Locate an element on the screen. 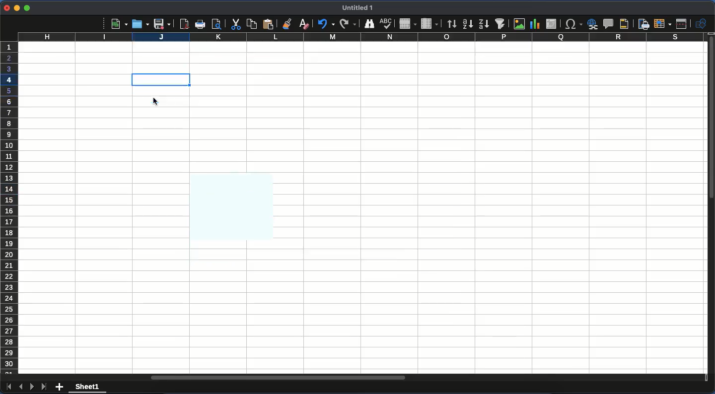 The height and width of the screenshot is (394, 715). last sheet is located at coordinates (45, 387).